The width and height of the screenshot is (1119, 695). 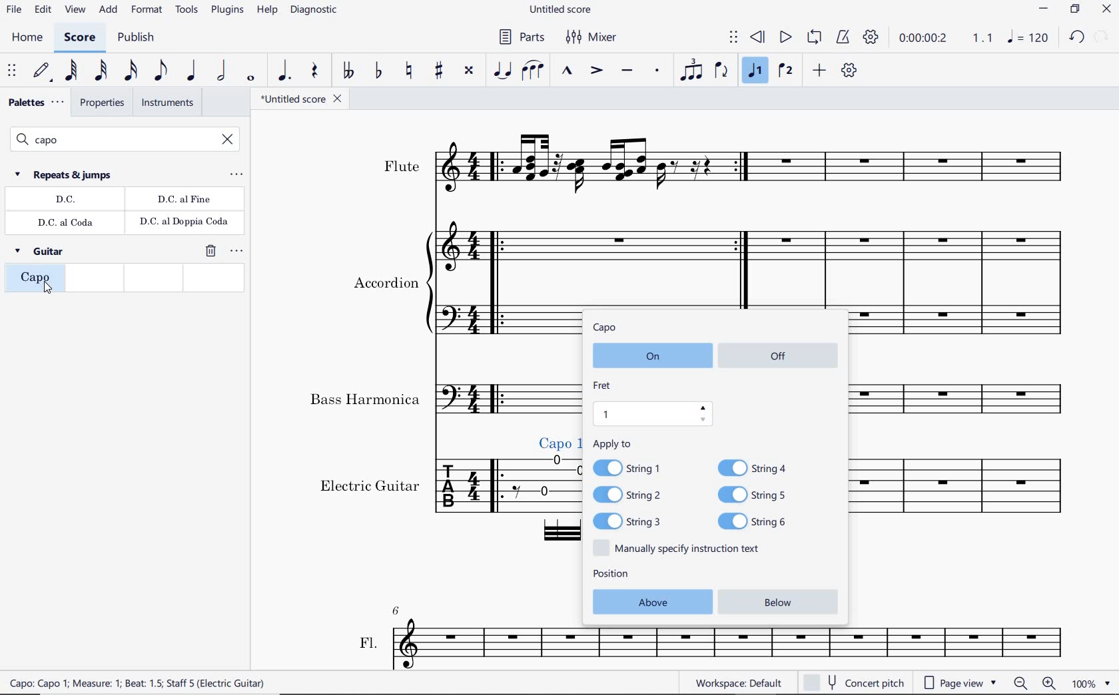 What do you see at coordinates (49, 289) in the screenshot?
I see `cursor` at bounding box center [49, 289].